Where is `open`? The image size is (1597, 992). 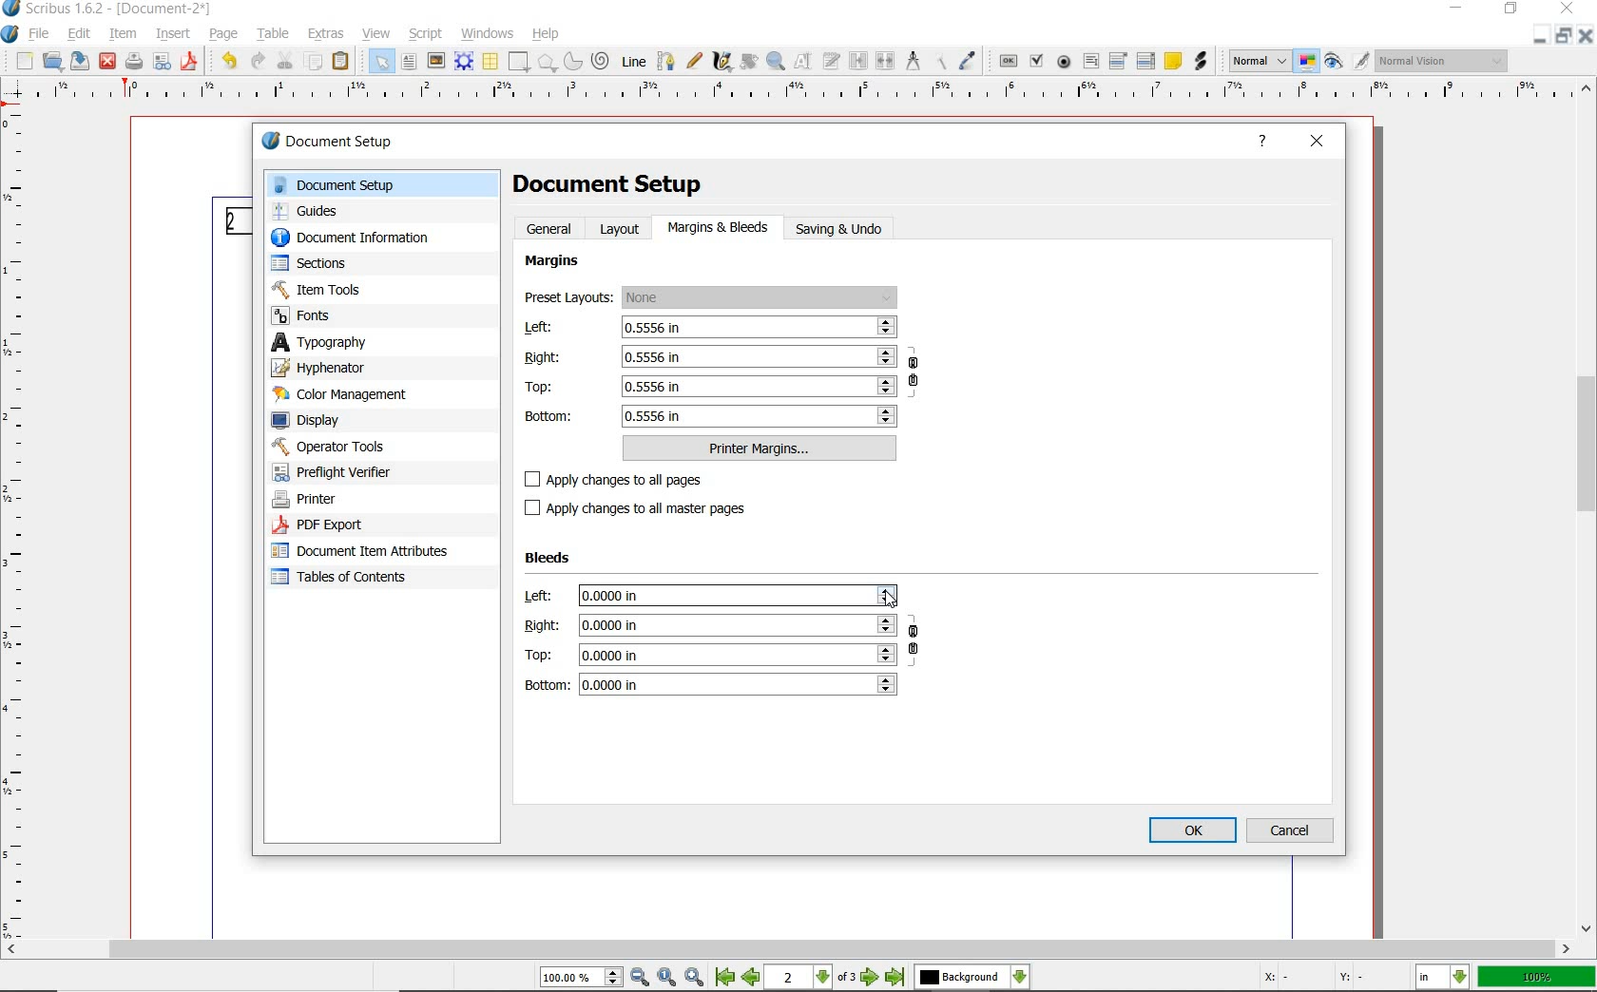 open is located at coordinates (53, 63).